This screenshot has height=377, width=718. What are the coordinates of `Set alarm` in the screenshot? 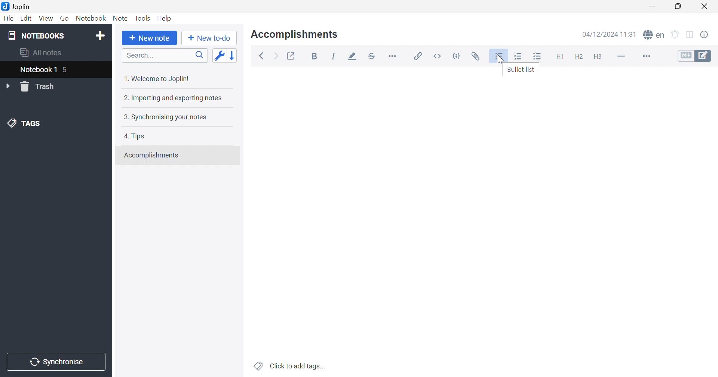 It's located at (676, 35).